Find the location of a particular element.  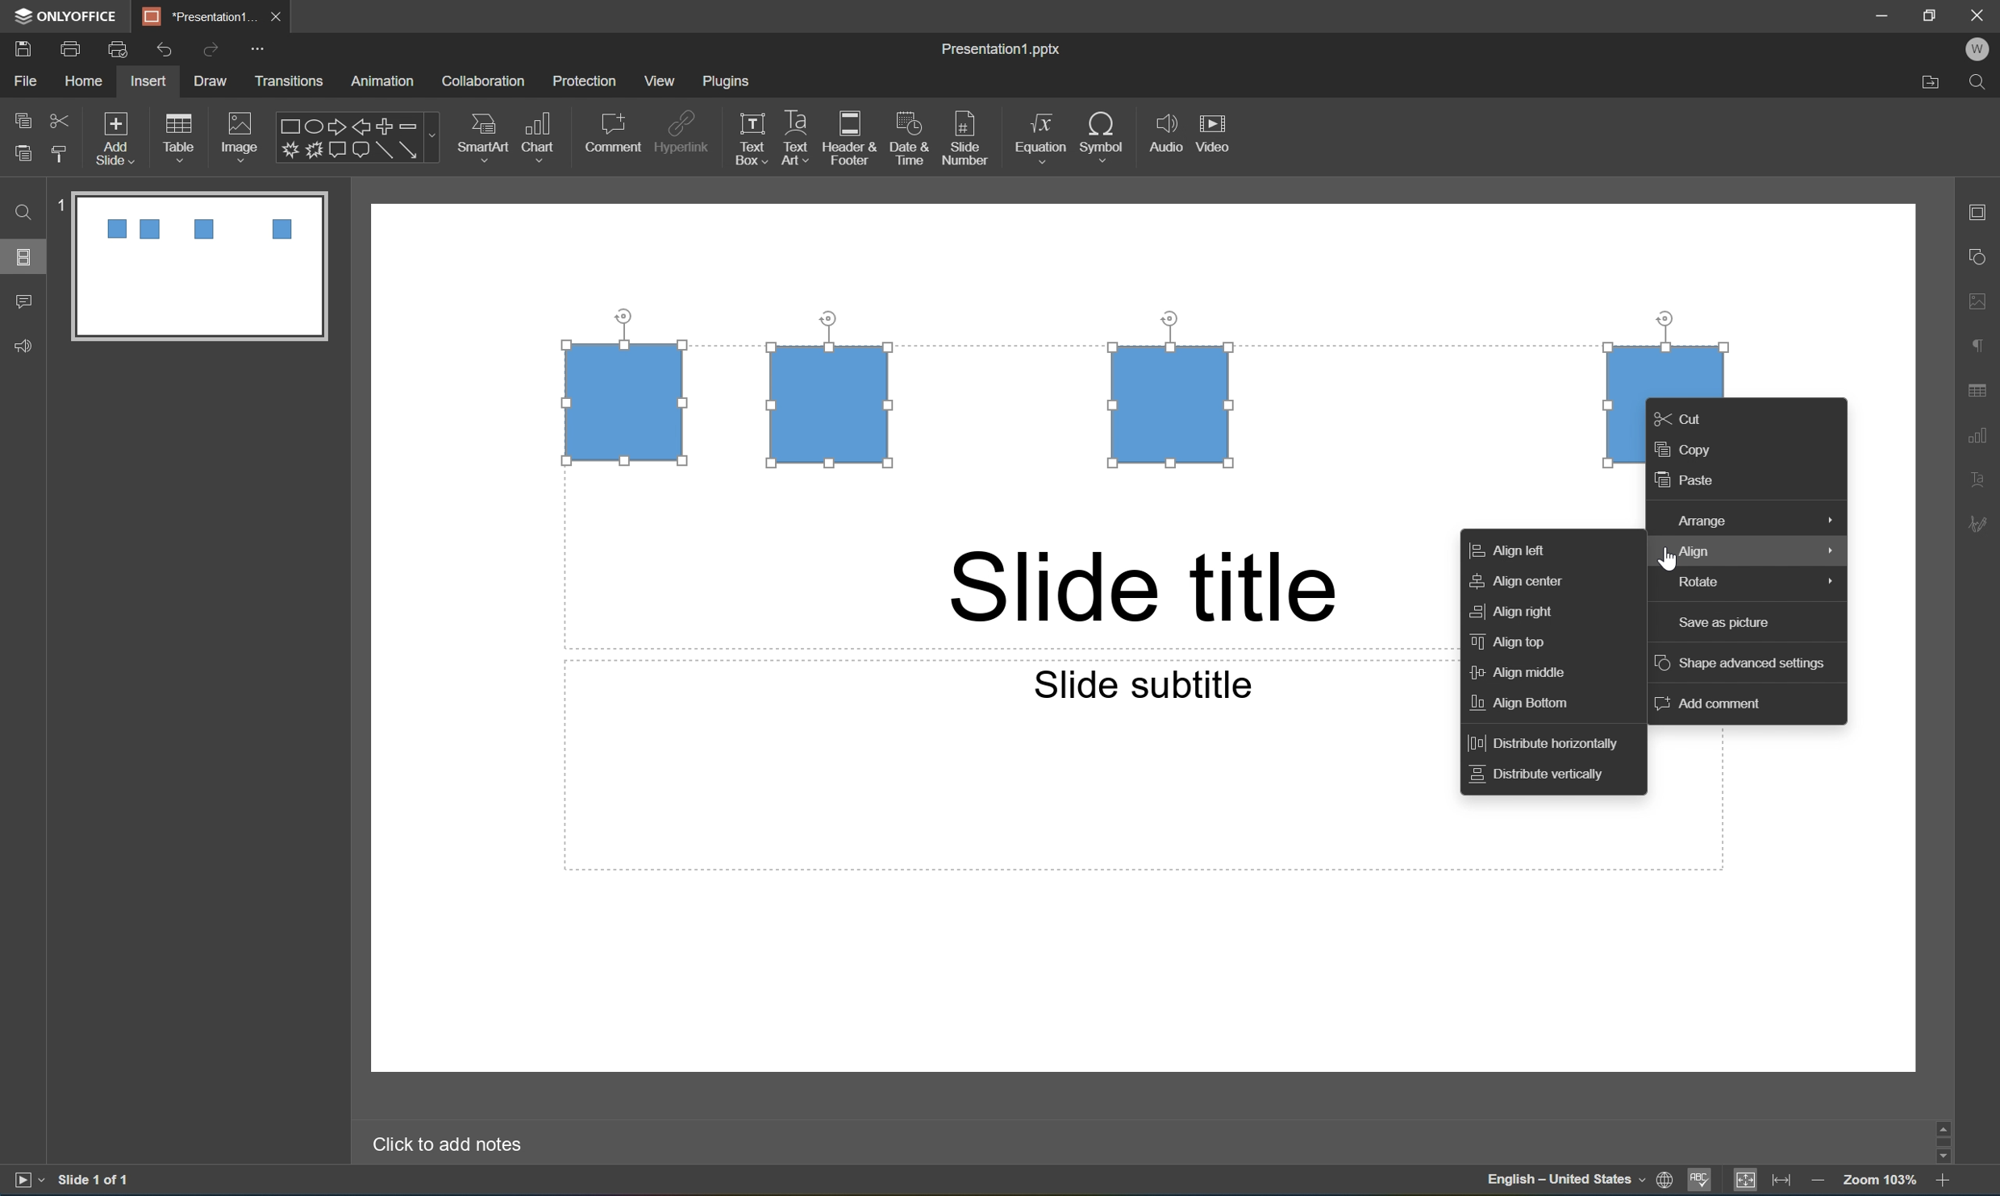

smart art is located at coordinates (477, 134).